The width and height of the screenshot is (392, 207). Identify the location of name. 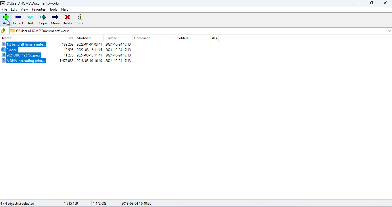
(7, 38).